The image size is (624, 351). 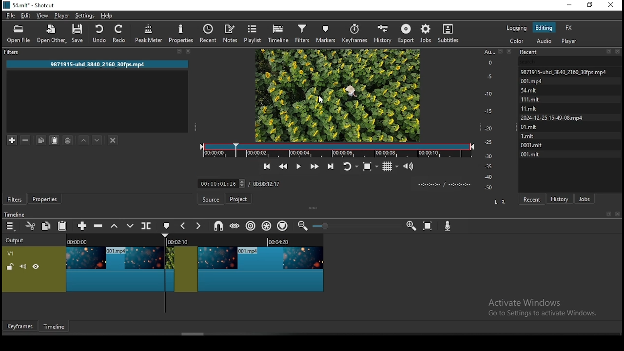 What do you see at coordinates (99, 33) in the screenshot?
I see `undo` at bounding box center [99, 33].